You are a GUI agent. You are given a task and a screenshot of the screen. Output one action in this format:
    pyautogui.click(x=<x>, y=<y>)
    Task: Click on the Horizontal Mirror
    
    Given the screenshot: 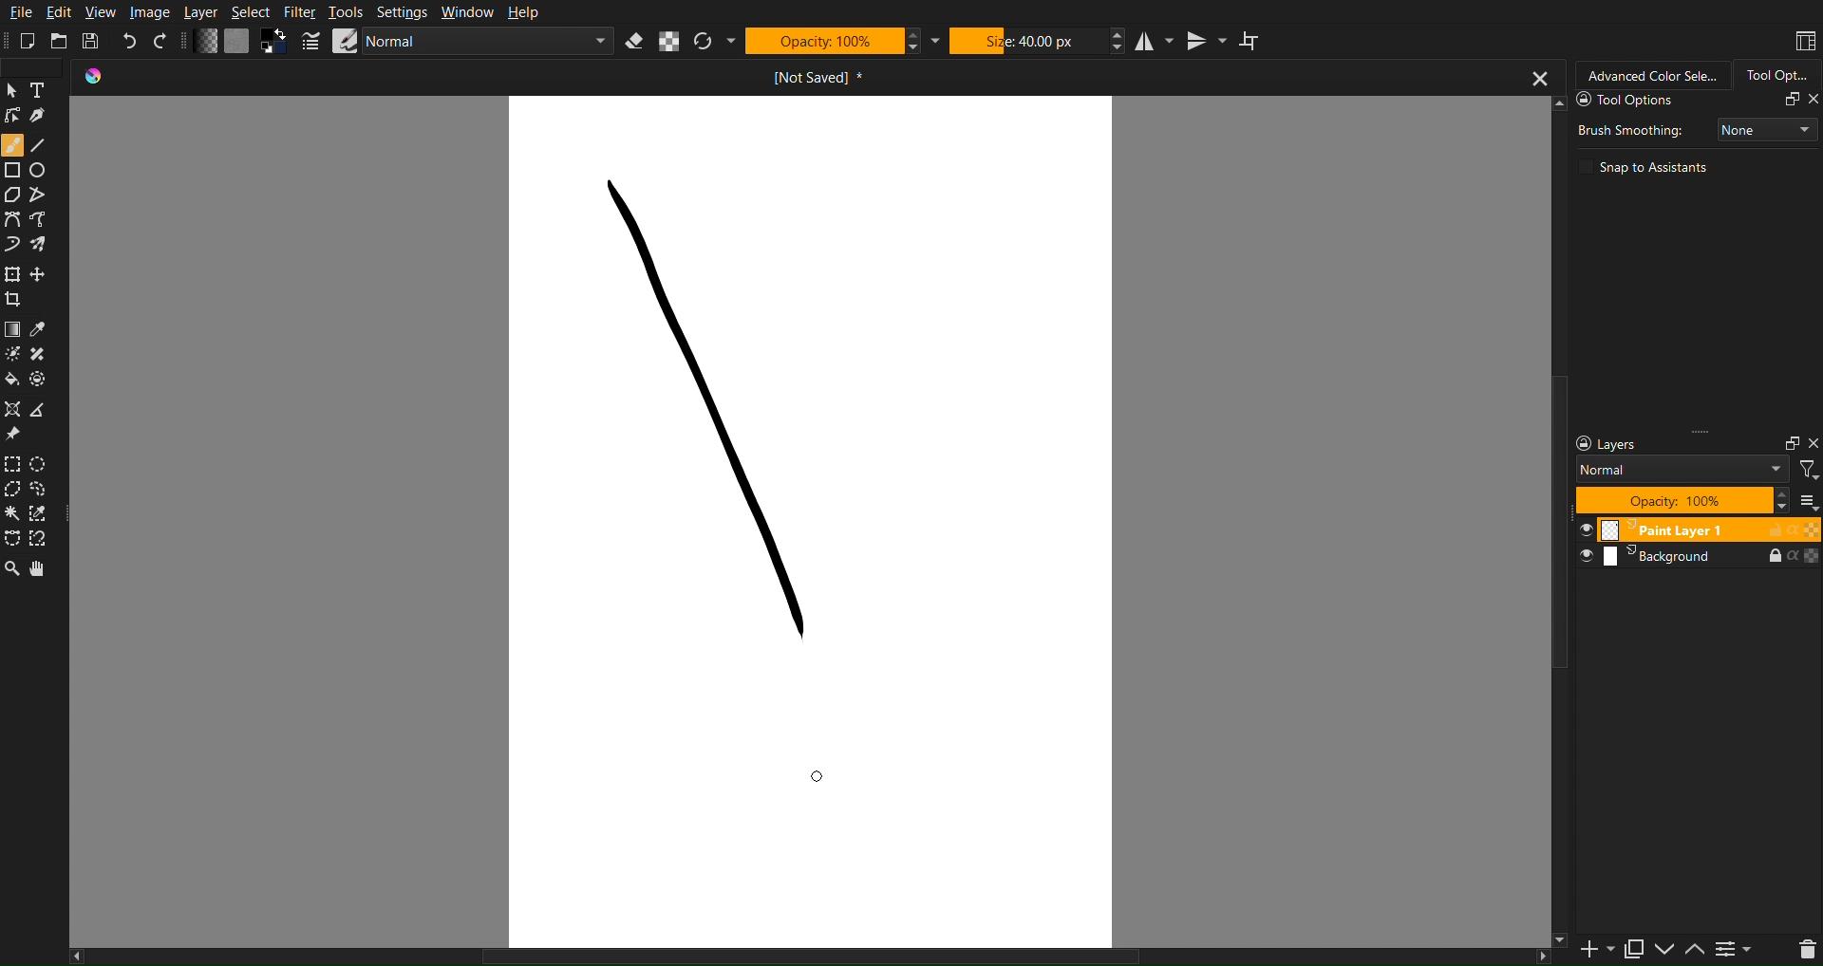 What is the action you would take?
    pyautogui.click(x=1156, y=41)
    